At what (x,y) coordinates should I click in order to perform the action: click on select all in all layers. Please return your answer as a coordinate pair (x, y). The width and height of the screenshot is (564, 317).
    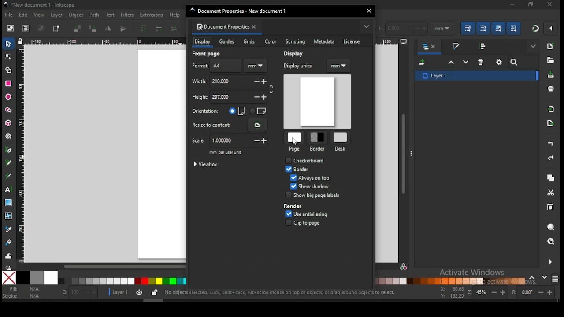
    Looking at the image, I should click on (26, 29).